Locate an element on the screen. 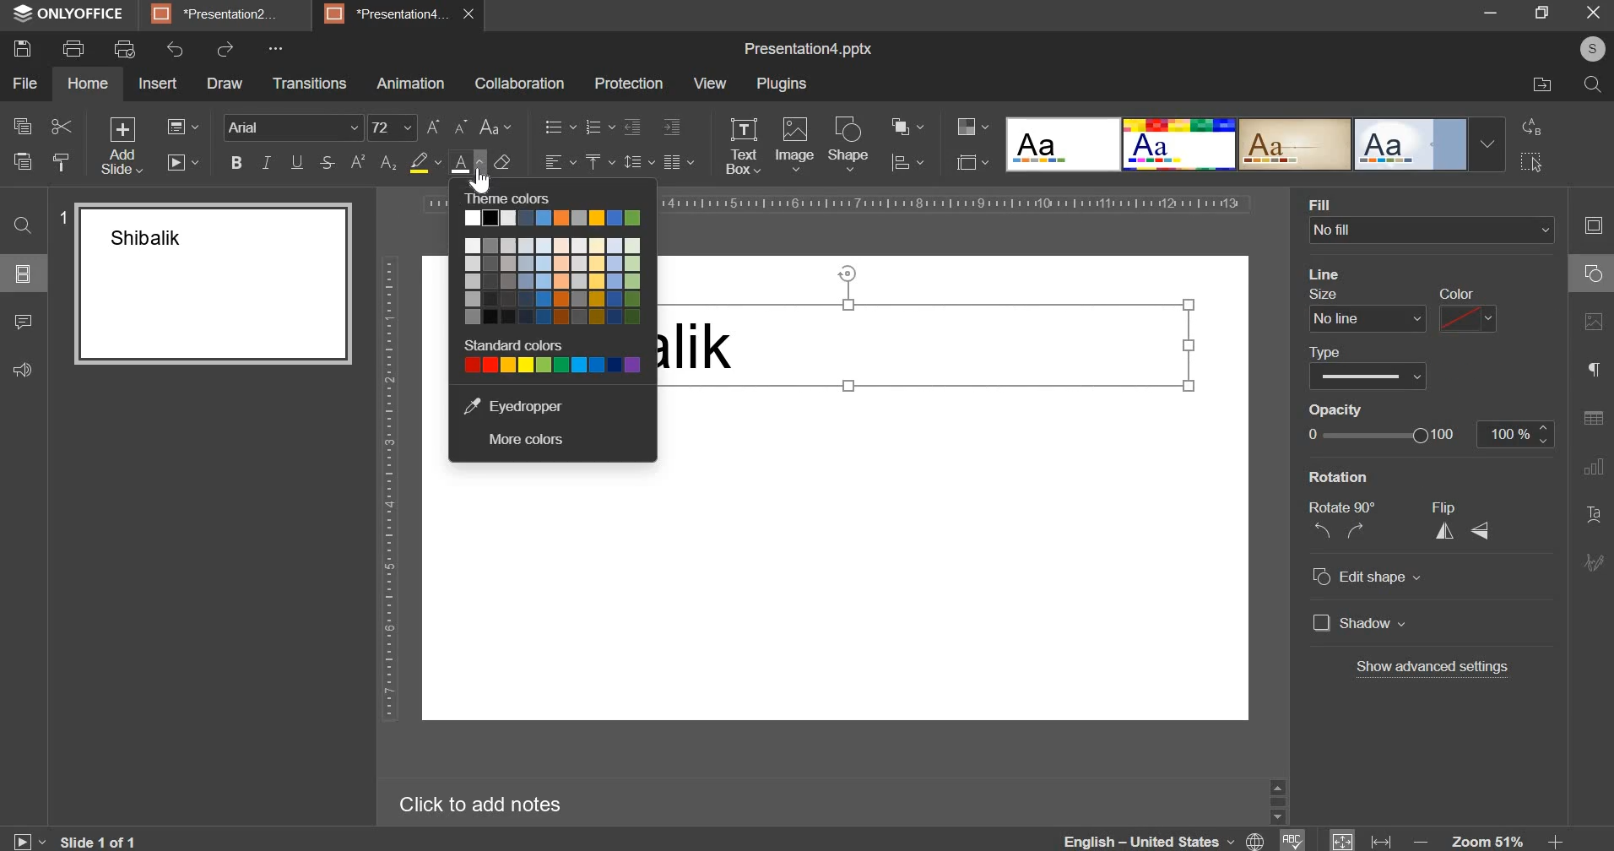 Image resolution: width=1614 pixels, height=851 pixels. language is located at coordinates (1254, 840).